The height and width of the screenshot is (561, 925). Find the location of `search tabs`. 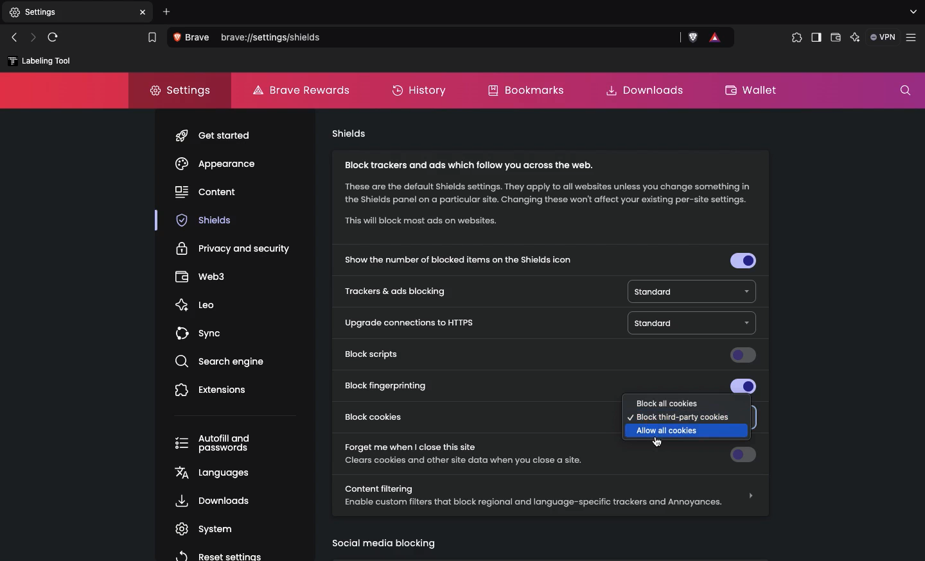

search tabs is located at coordinates (911, 13).